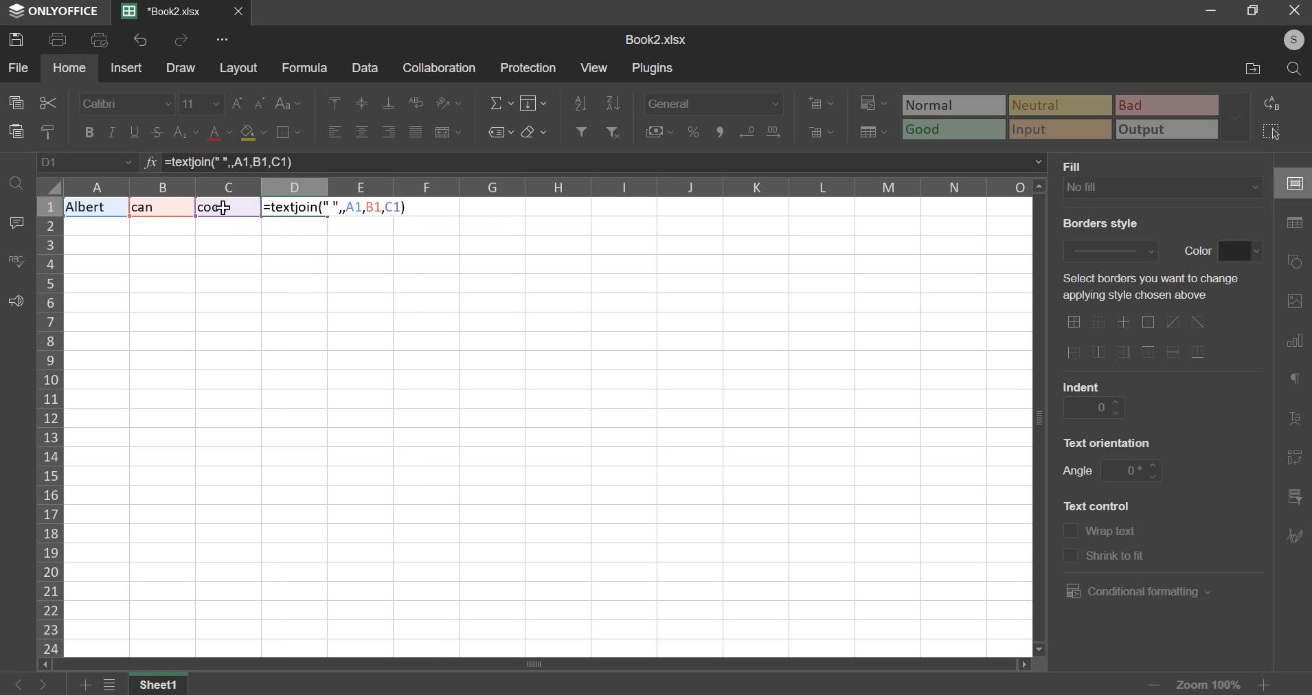 The height and width of the screenshot is (695, 1312). Describe the element at coordinates (1297, 262) in the screenshot. I see `shapes` at that location.